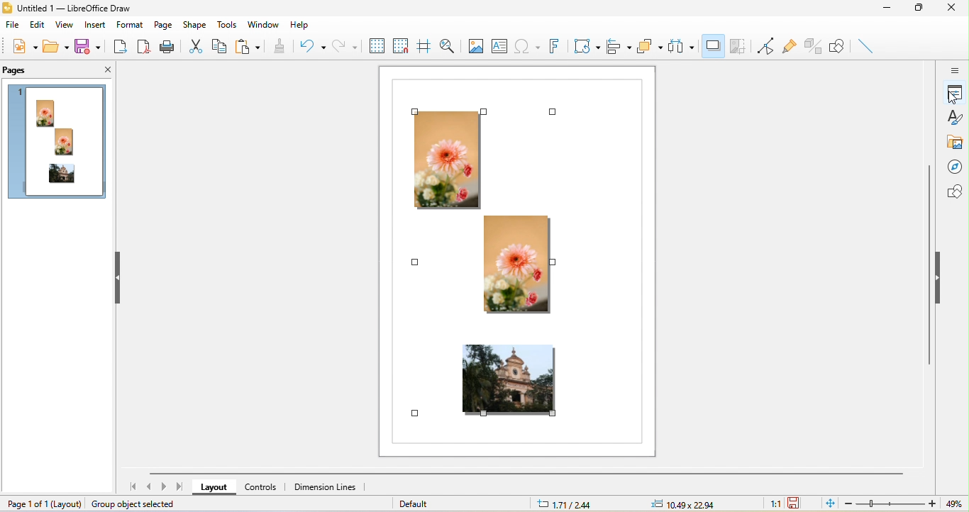 This screenshot has height=512, width=969. Describe the element at coordinates (195, 45) in the screenshot. I see `cut` at that location.